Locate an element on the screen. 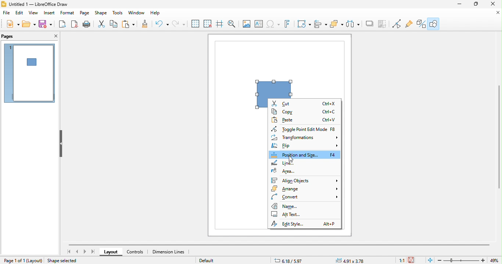  edit is located at coordinates (19, 13).